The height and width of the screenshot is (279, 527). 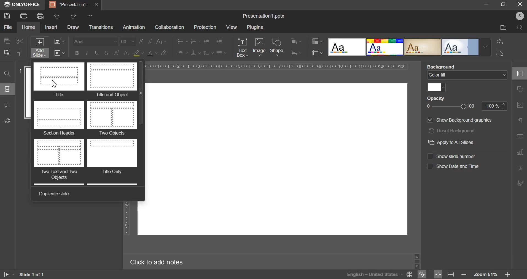 I want to click on copy, so click(x=7, y=42).